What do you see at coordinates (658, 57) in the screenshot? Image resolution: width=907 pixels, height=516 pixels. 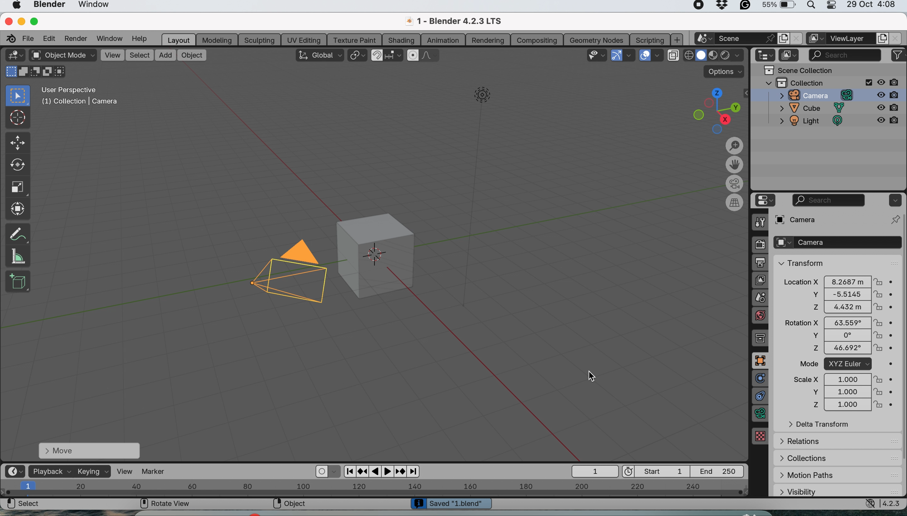 I see `overlays` at bounding box center [658, 57].